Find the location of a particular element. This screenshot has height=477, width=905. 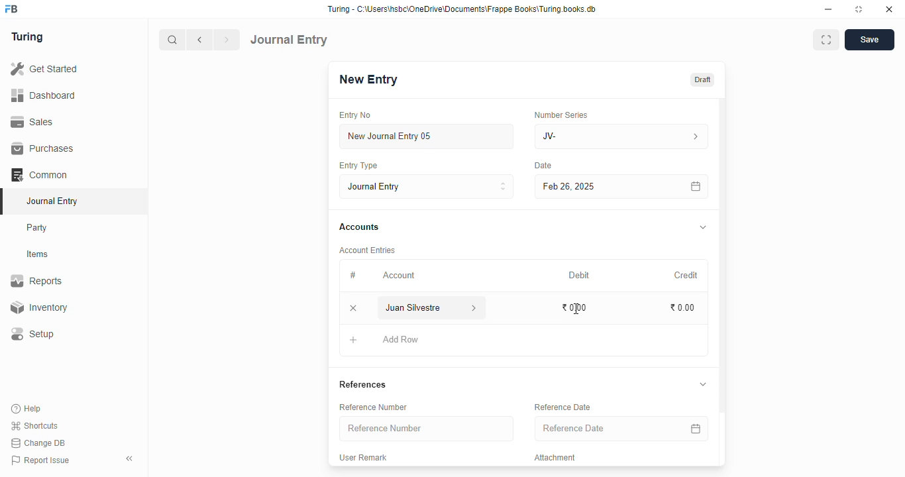

toggle between form and full width is located at coordinates (825, 40).